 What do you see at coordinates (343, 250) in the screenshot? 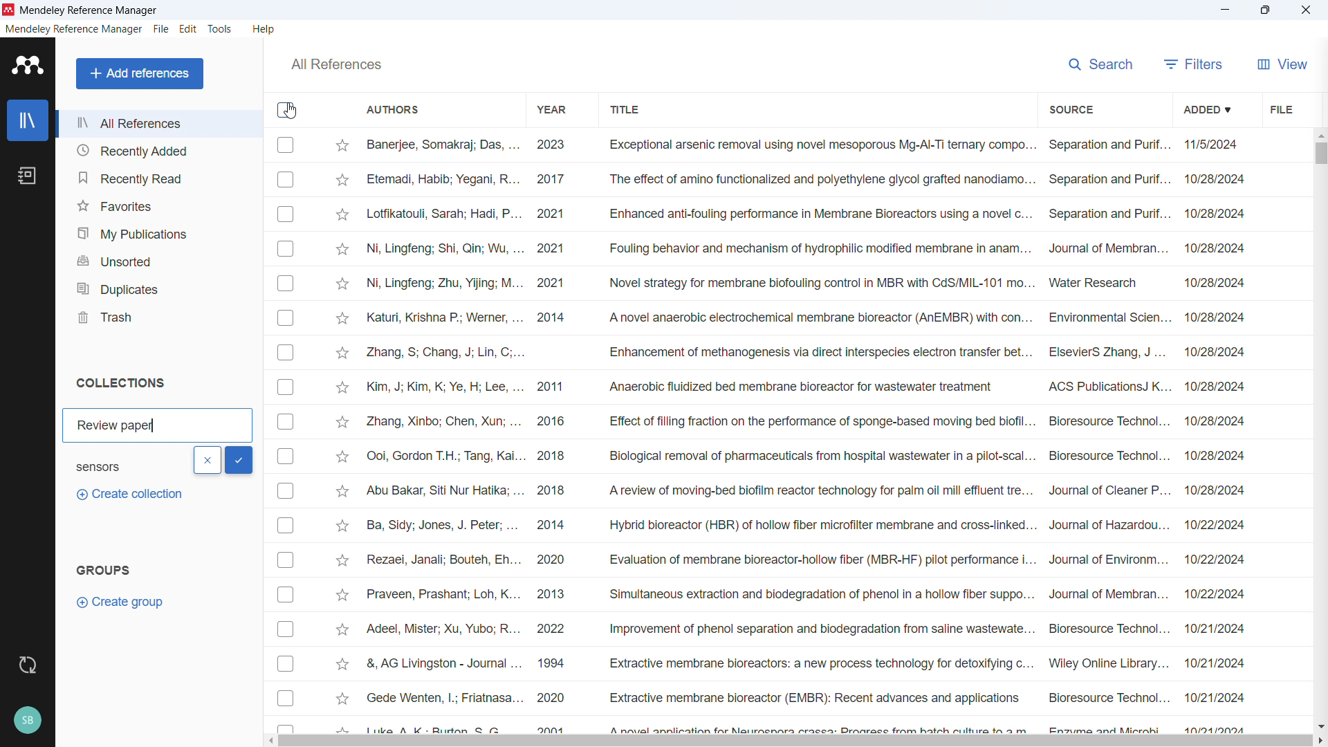
I see `Star mark respective publication` at bounding box center [343, 250].